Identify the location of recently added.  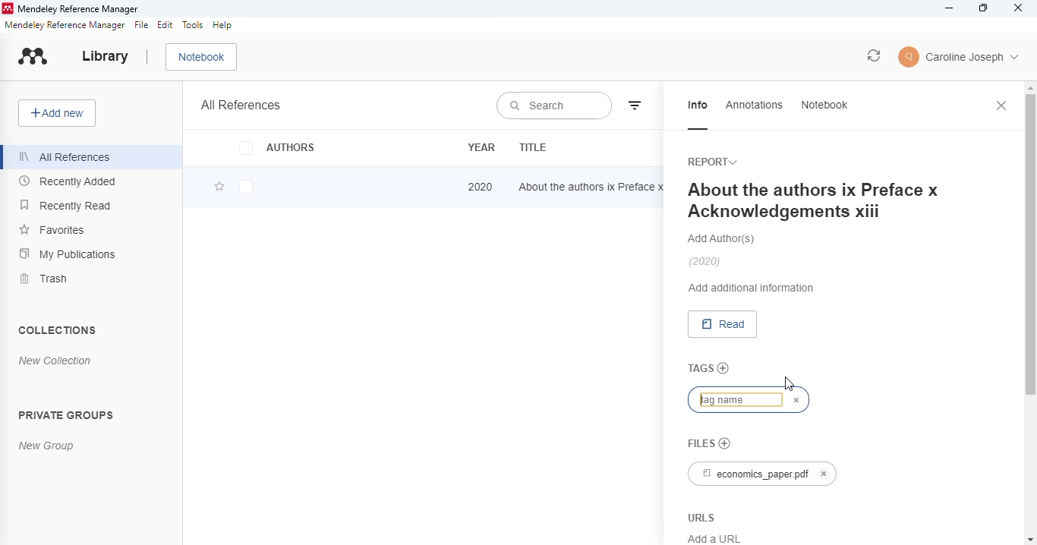
(69, 181).